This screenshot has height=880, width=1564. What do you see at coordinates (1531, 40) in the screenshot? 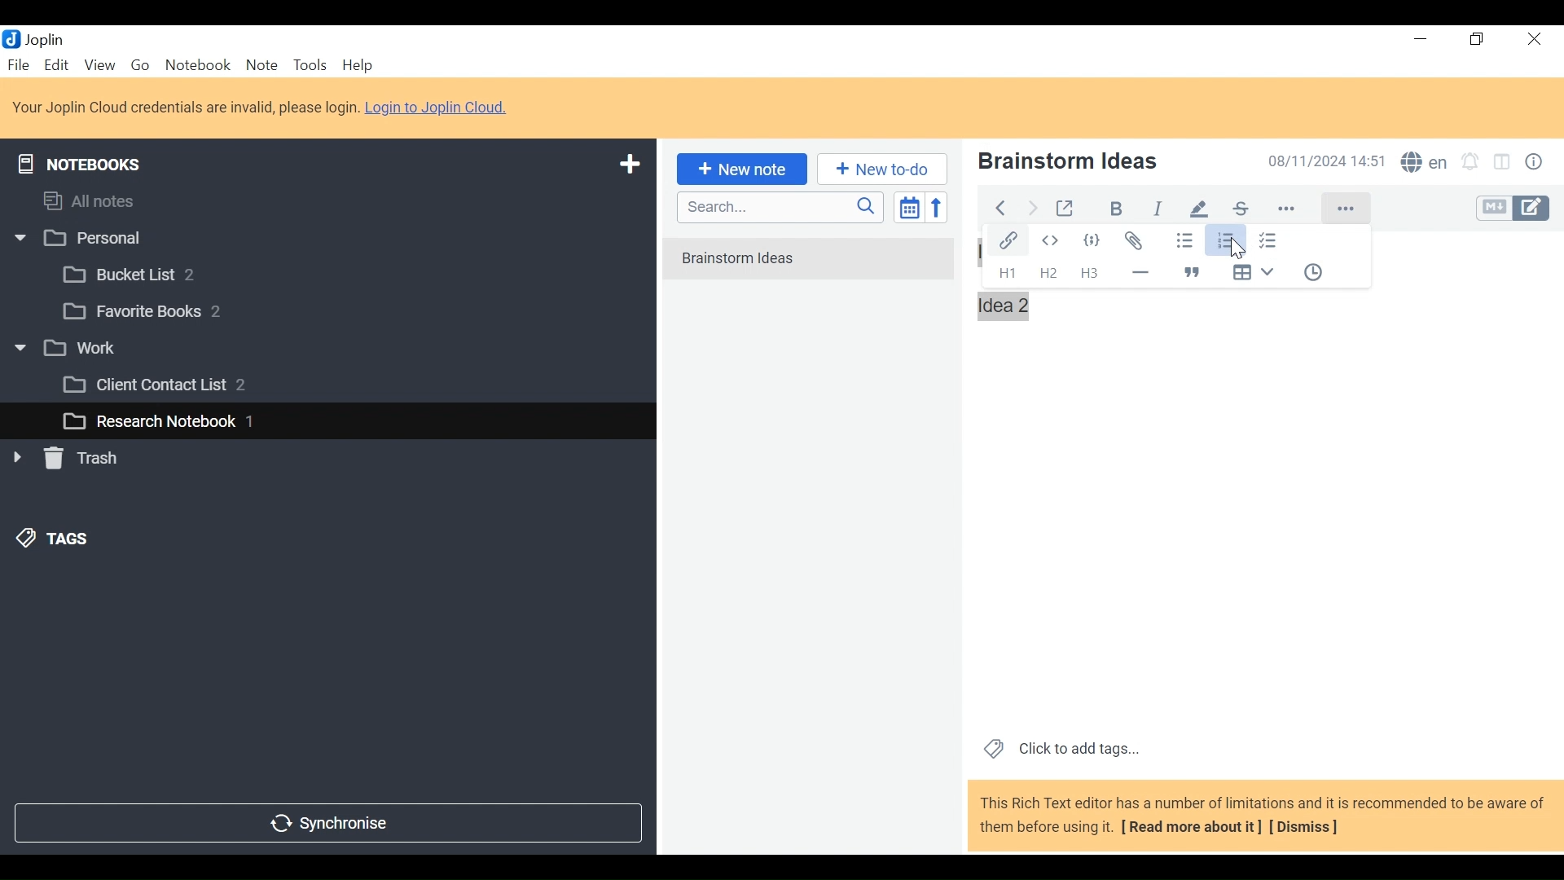
I see `Close` at bounding box center [1531, 40].